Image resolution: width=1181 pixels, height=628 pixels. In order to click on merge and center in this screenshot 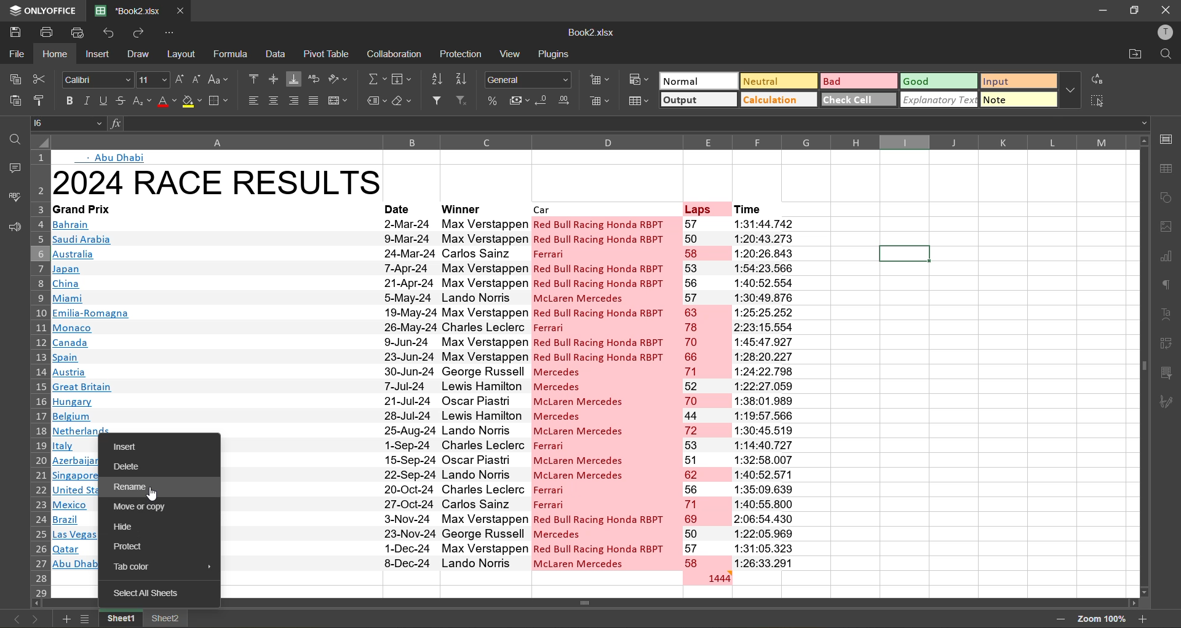, I will do `click(339, 101)`.